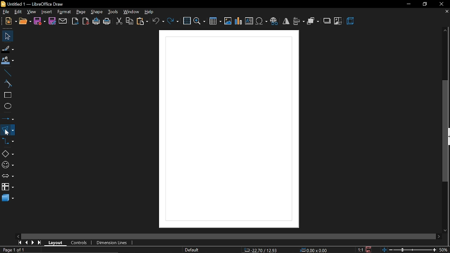 Image resolution: width=450 pixels, height=253 pixels. Describe the element at coordinates (228, 130) in the screenshot. I see `Canvas` at that location.